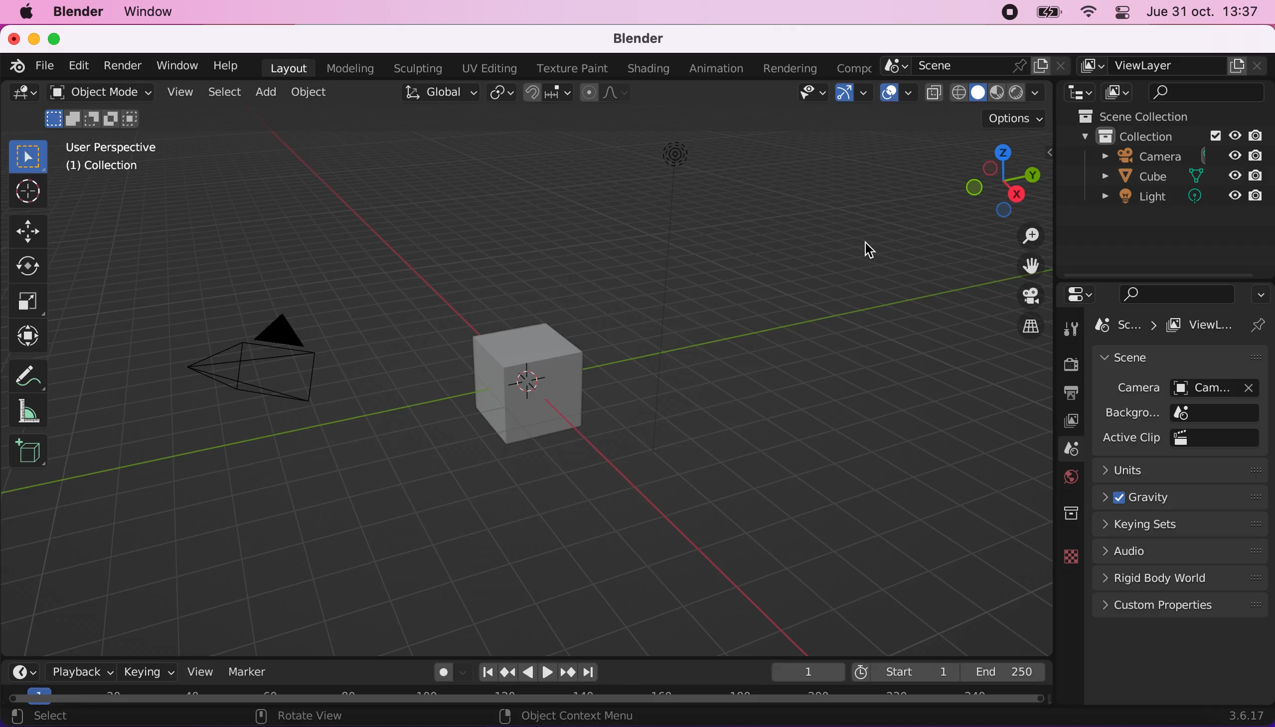 The height and width of the screenshot is (727, 1275). I want to click on maximize, so click(60, 37).